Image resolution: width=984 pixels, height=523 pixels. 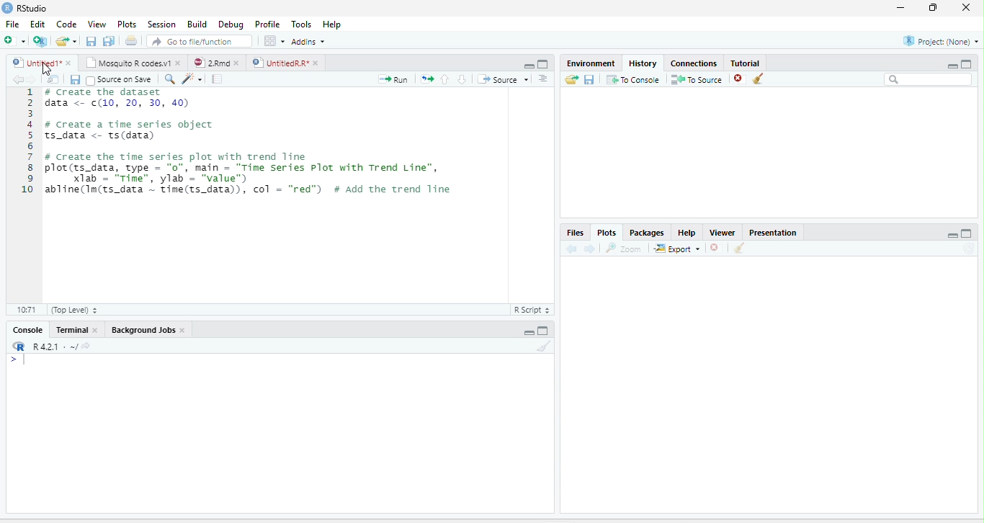 What do you see at coordinates (723, 232) in the screenshot?
I see `Viewer` at bounding box center [723, 232].